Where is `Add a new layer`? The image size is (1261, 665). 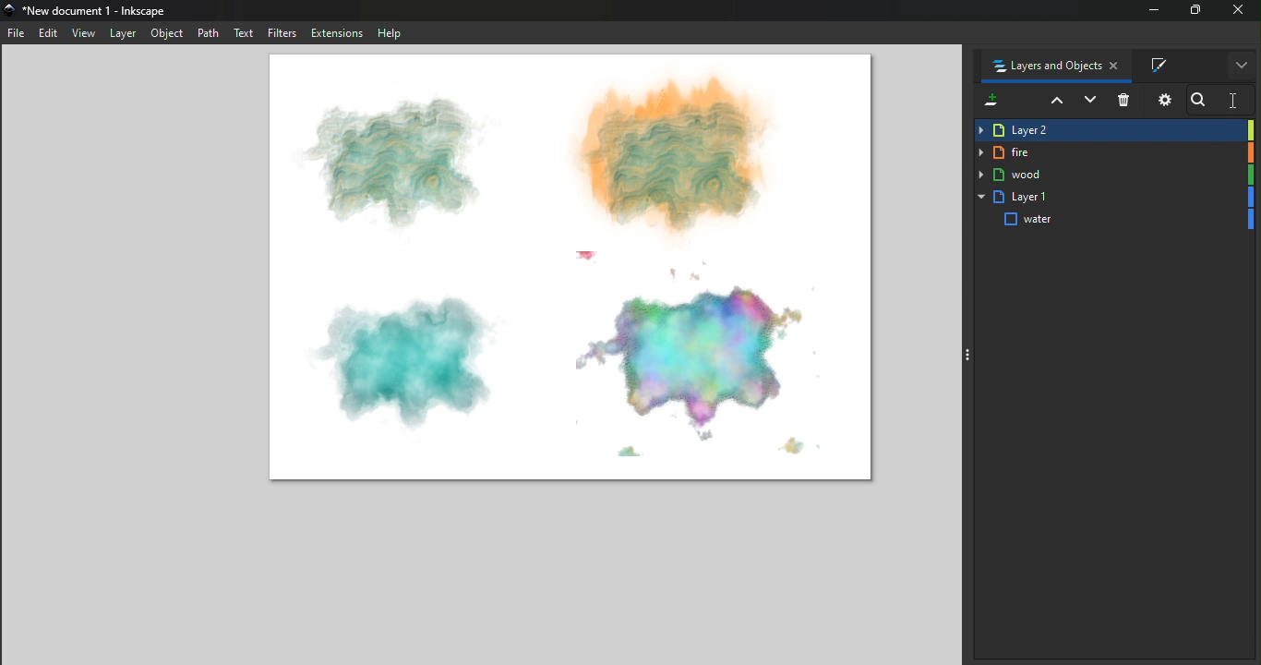 Add a new layer is located at coordinates (990, 103).